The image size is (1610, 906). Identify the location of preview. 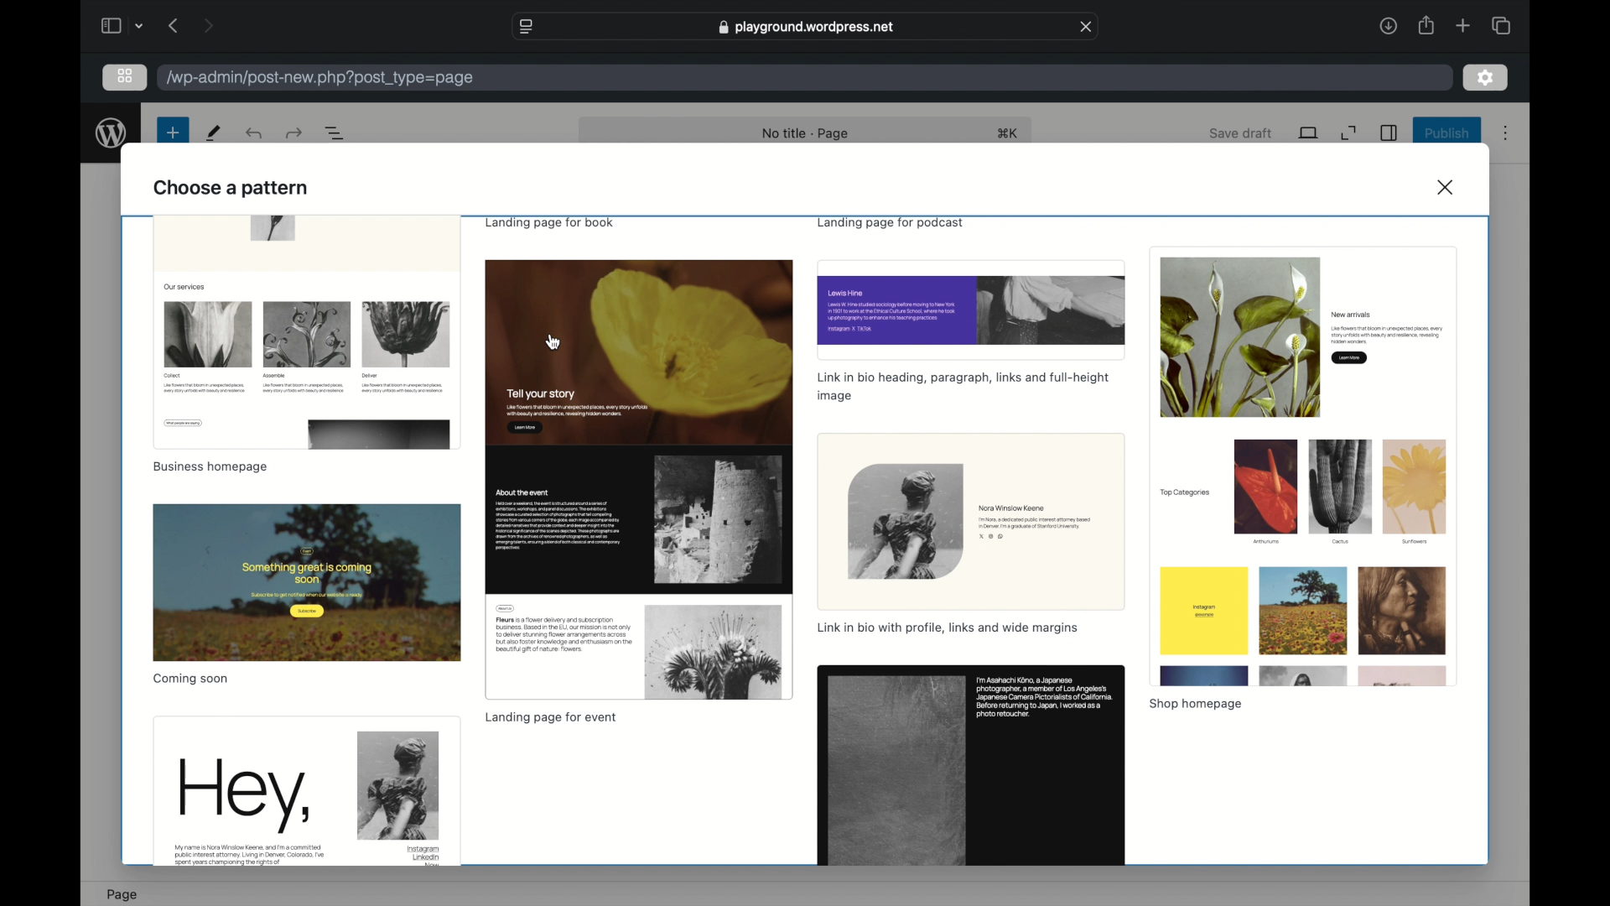
(306, 331).